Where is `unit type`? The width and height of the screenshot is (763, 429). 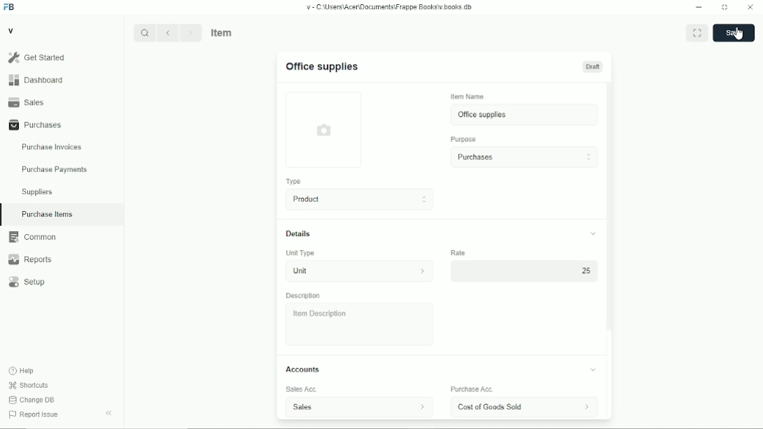
unit type is located at coordinates (300, 253).